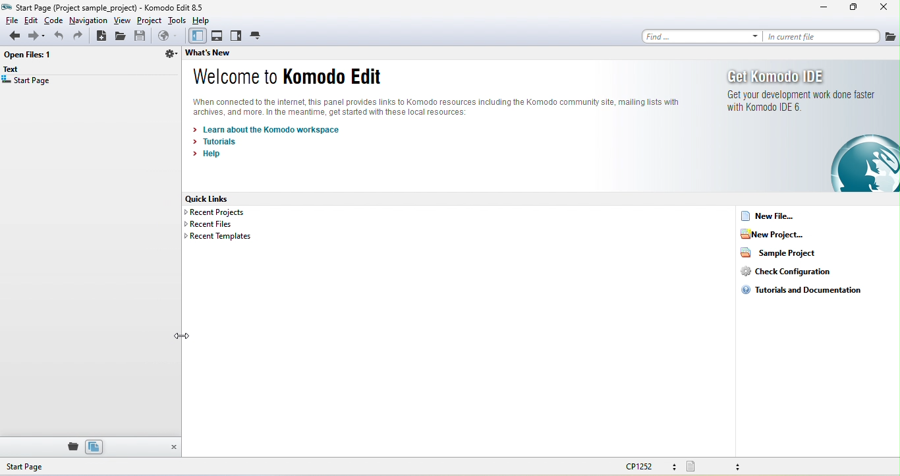 This screenshot has width=900, height=476. What do you see at coordinates (169, 56) in the screenshot?
I see `directory related function` at bounding box center [169, 56].